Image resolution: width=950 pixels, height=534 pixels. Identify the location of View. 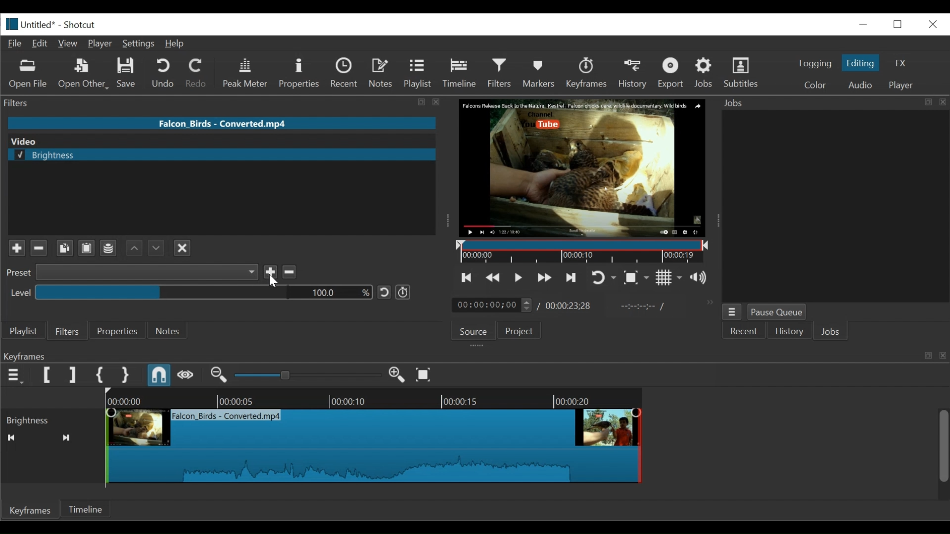
(67, 44).